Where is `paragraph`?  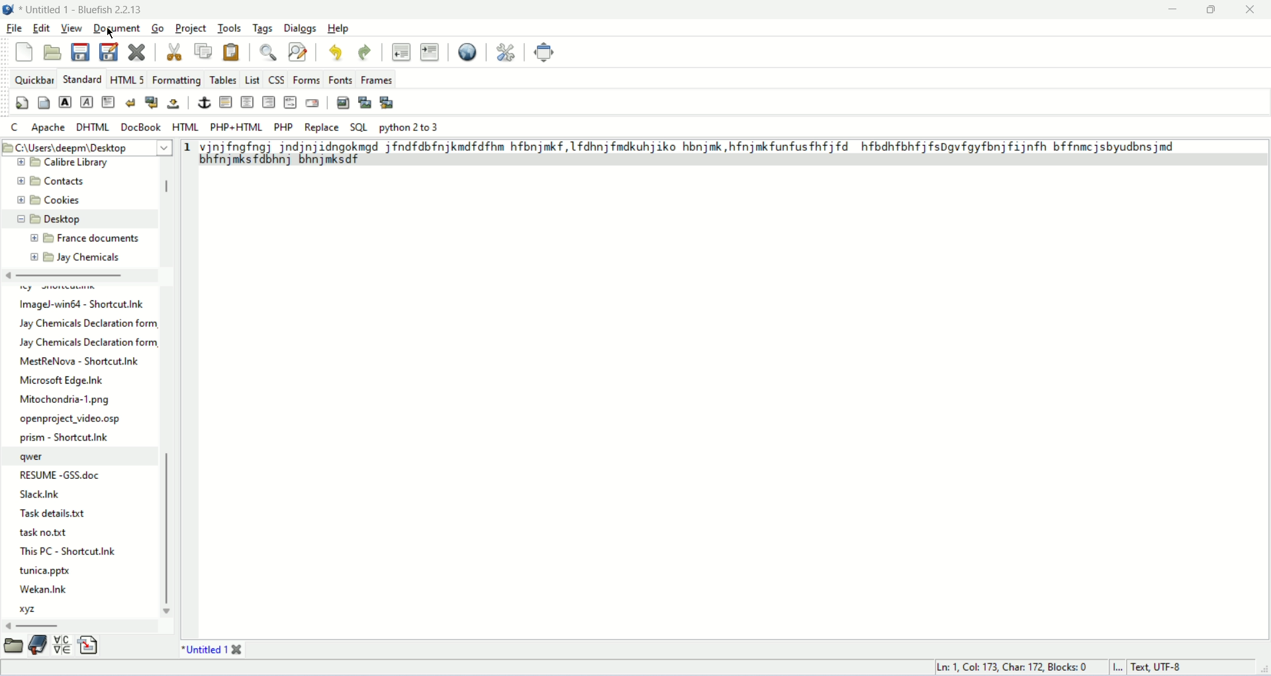
paragraph is located at coordinates (109, 101).